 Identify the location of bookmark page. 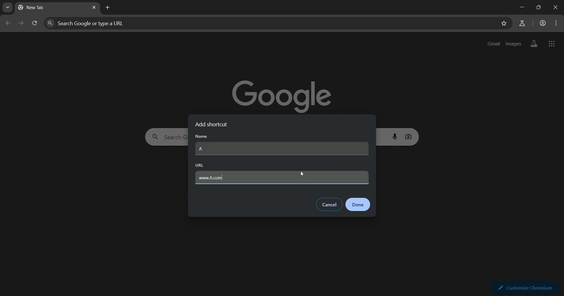
(503, 24).